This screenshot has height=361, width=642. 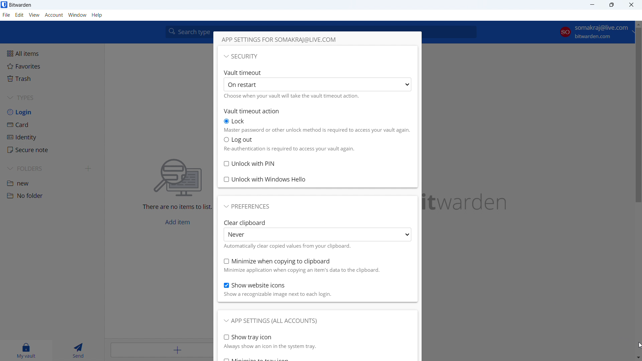 What do you see at coordinates (161, 349) in the screenshot?
I see `add item` at bounding box center [161, 349].